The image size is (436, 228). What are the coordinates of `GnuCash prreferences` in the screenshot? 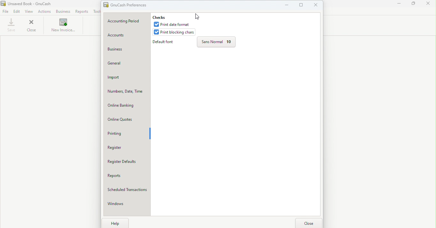 It's located at (129, 5).